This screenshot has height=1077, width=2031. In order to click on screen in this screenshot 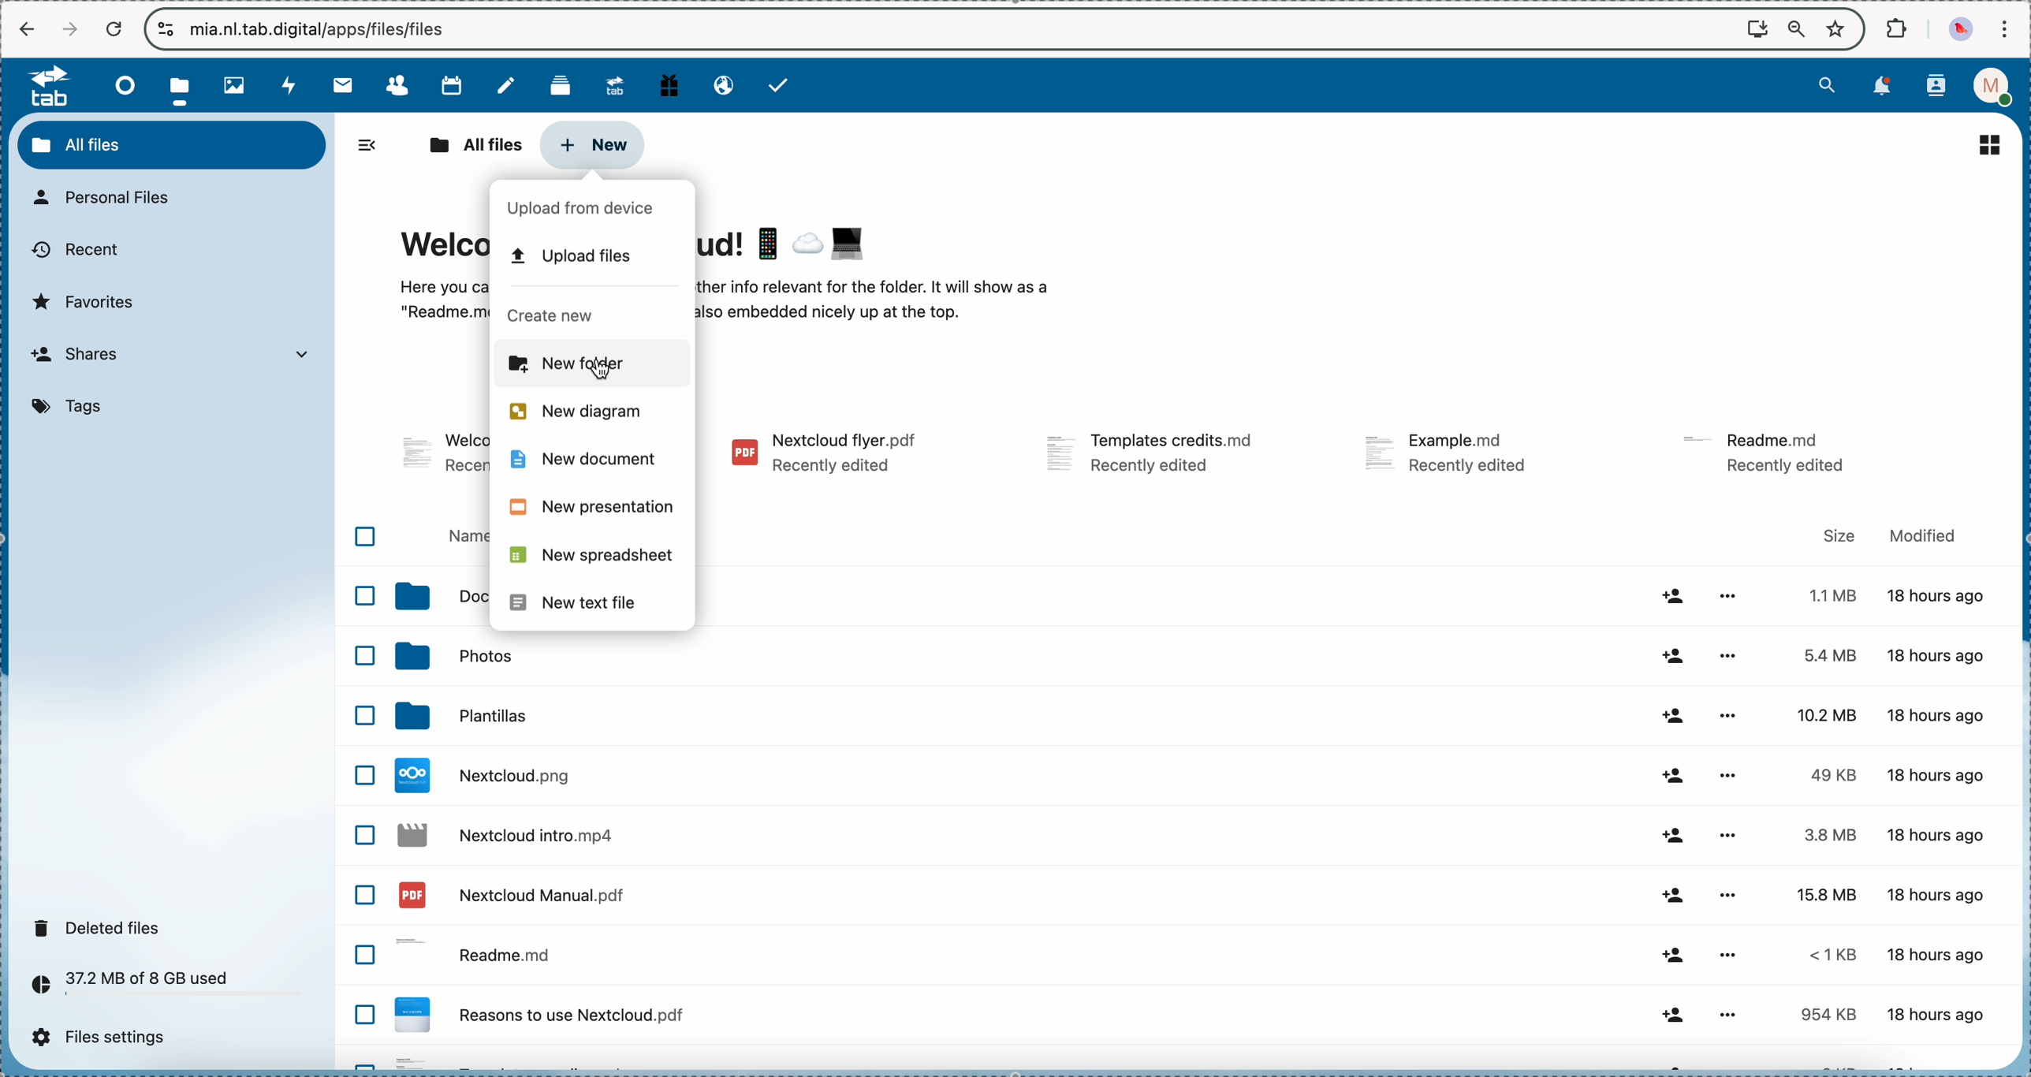, I will do `click(1757, 28)`.